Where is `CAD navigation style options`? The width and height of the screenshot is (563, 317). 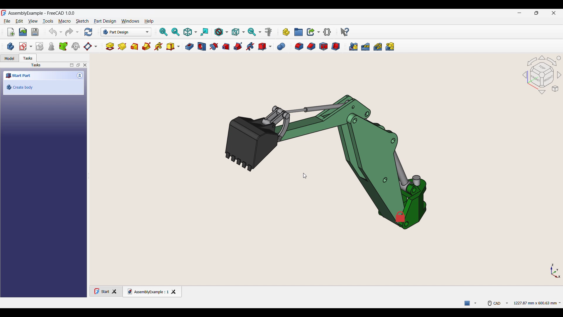 CAD navigation style options is located at coordinates (498, 303).